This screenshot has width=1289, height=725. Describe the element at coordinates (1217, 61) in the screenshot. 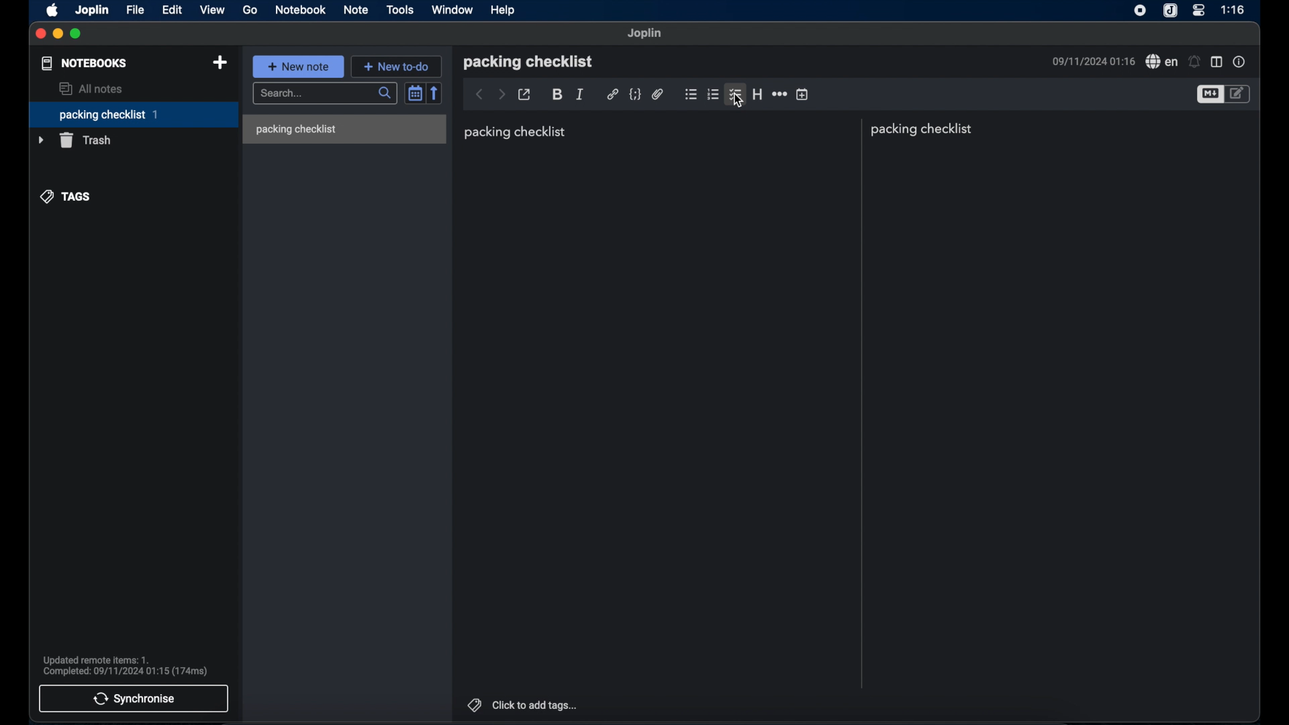

I see `toggle editor layout` at that location.